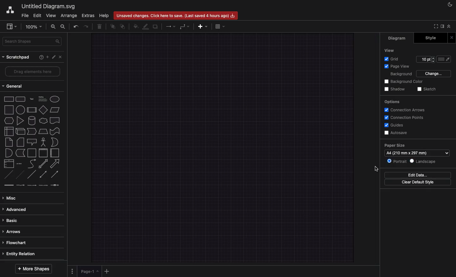  I want to click on Close, so click(453, 39).